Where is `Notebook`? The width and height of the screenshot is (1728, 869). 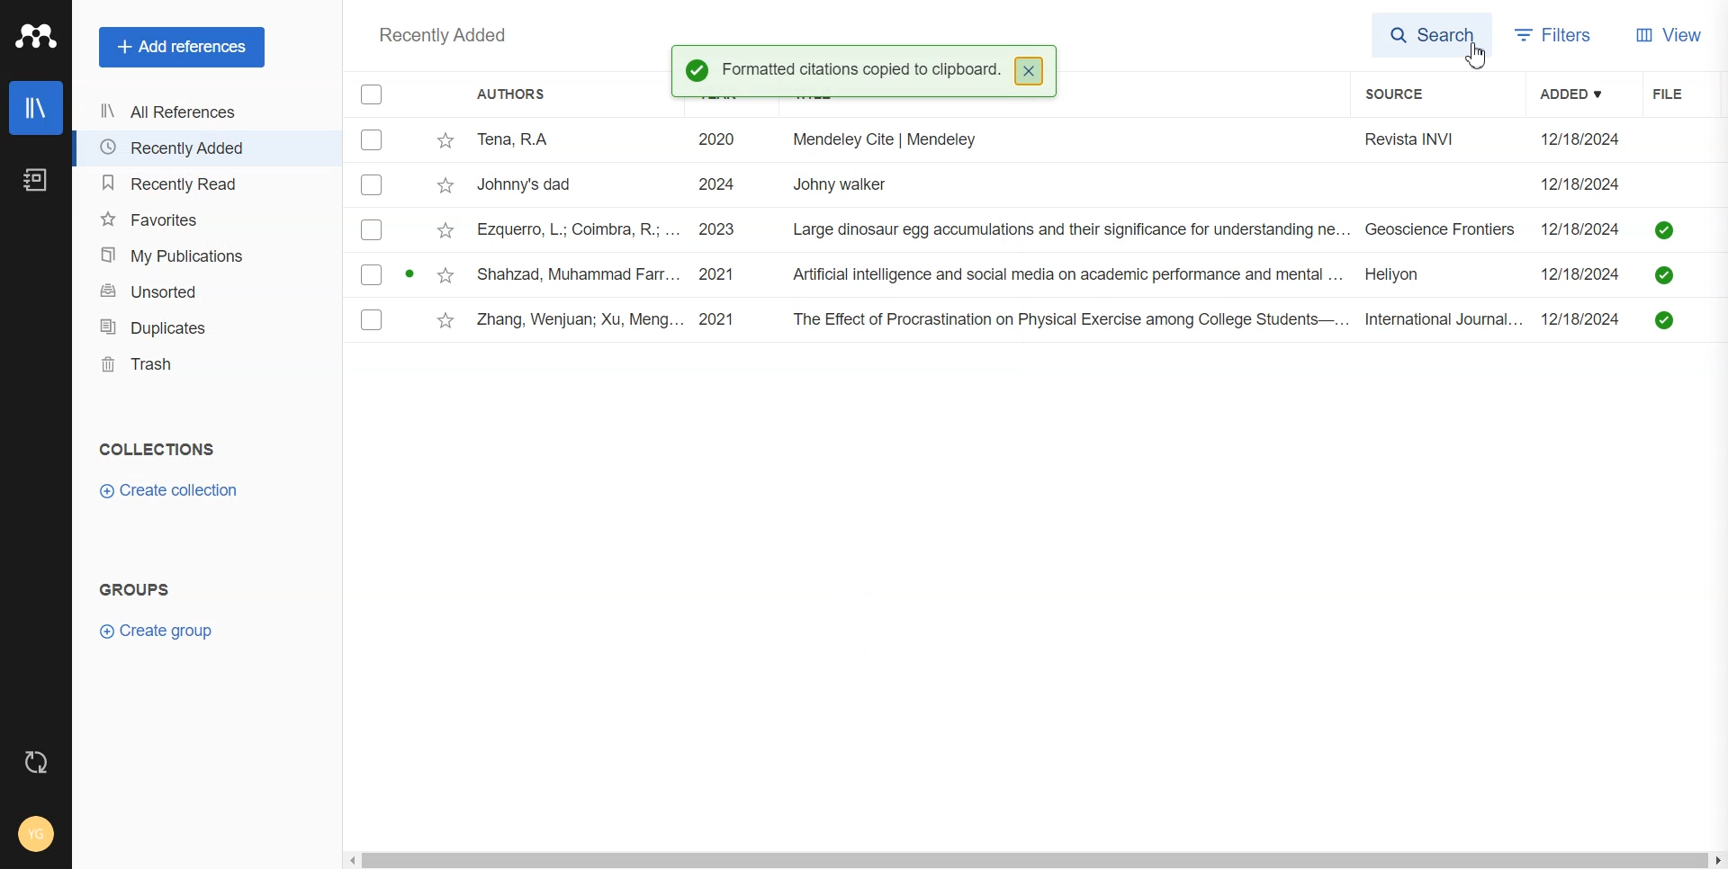 Notebook is located at coordinates (36, 179).